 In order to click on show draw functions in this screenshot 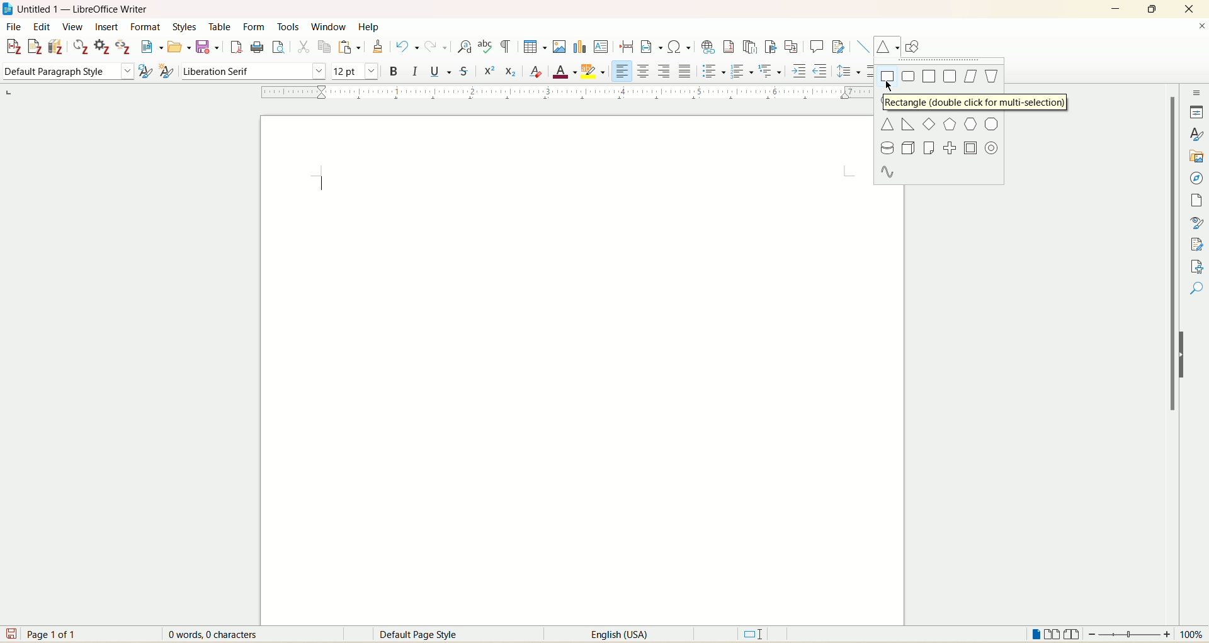, I will do `click(914, 46)`.